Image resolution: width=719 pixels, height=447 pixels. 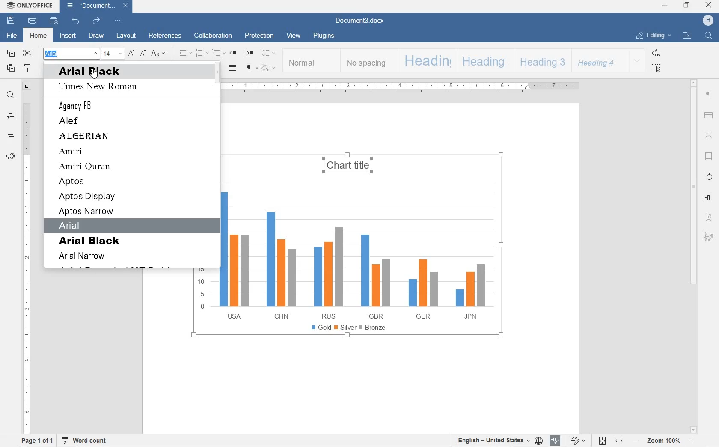 What do you see at coordinates (28, 53) in the screenshot?
I see `CUT` at bounding box center [28, 53].